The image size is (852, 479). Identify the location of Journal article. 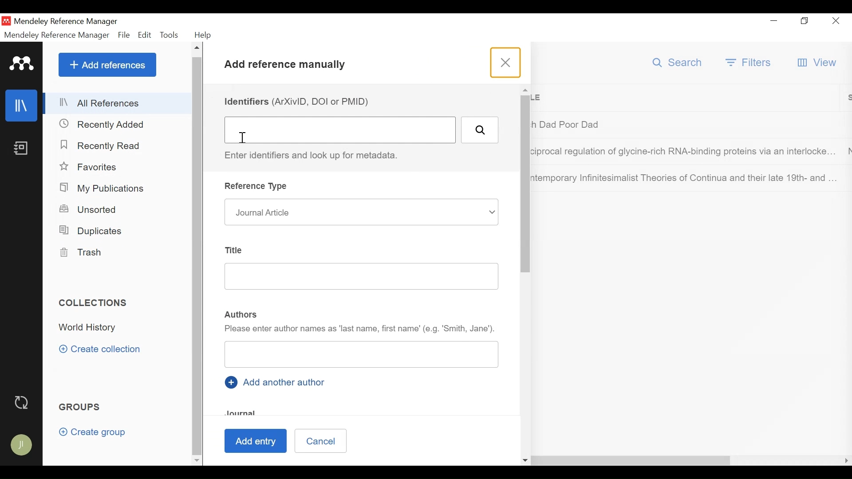
(361, 212).